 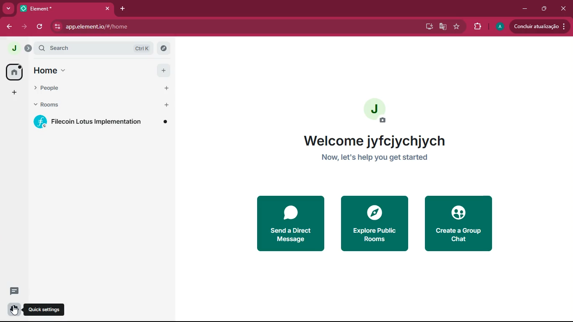 What do you see at coordinates (428, 26) in the screenshot?
I see `desktop` at bounding box center [428, 26].